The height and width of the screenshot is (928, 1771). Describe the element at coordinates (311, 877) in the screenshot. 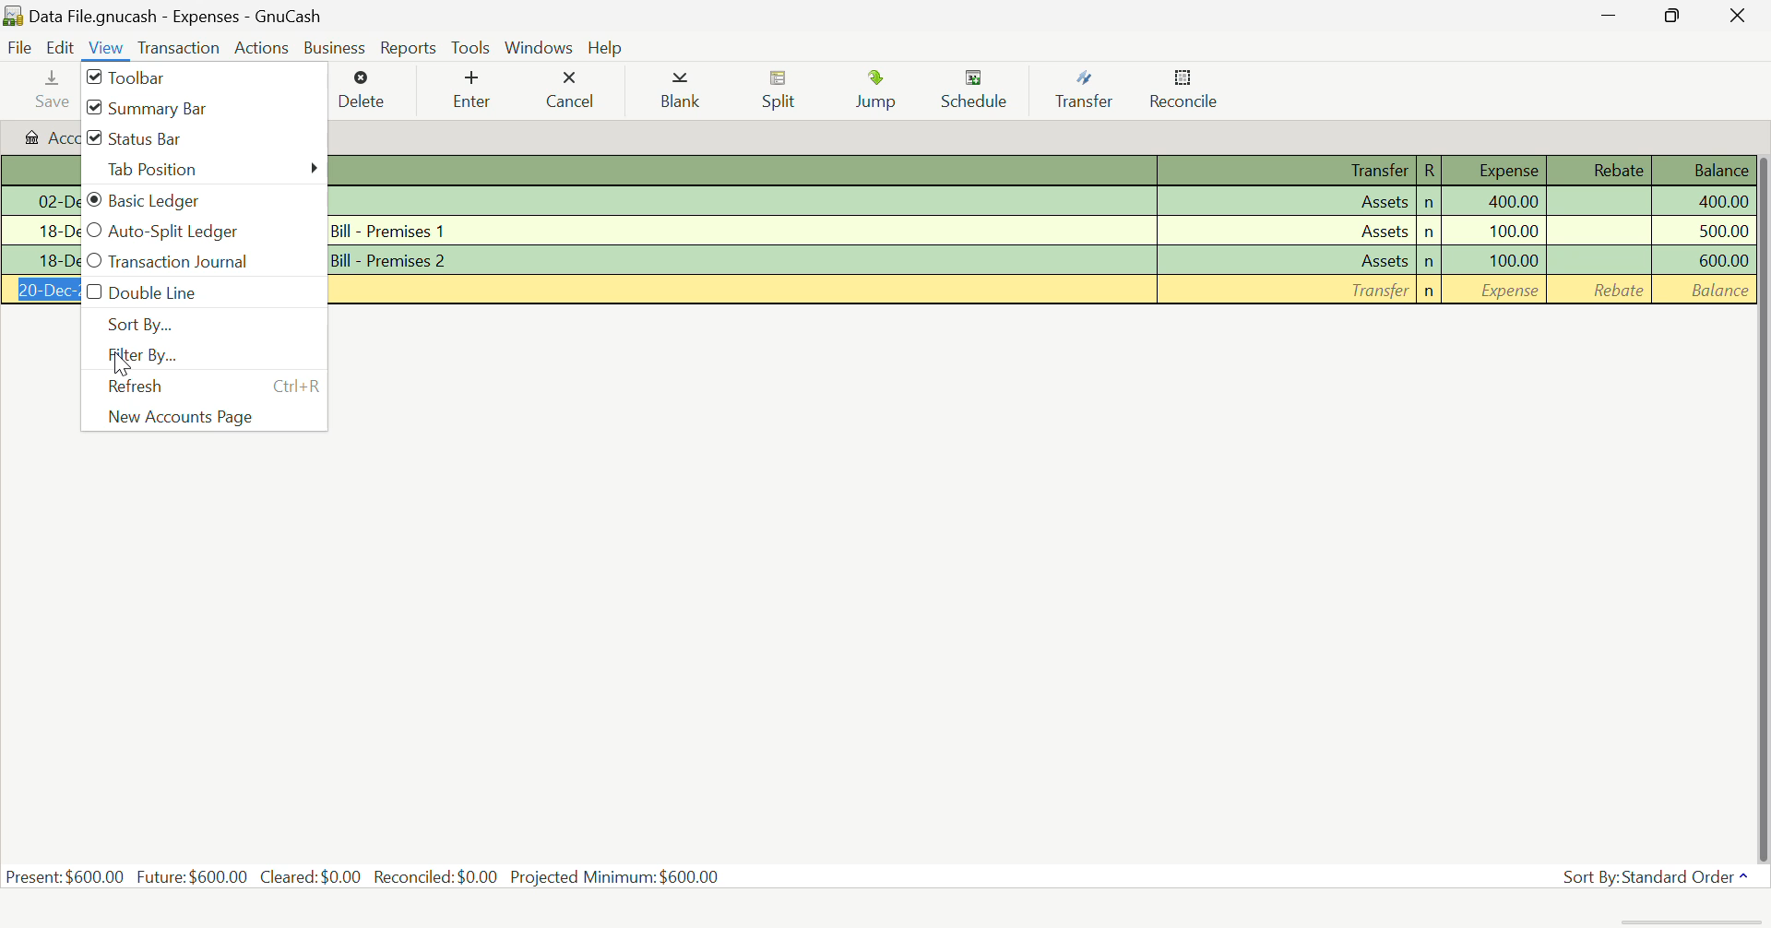

I see `Cleared` at that location.